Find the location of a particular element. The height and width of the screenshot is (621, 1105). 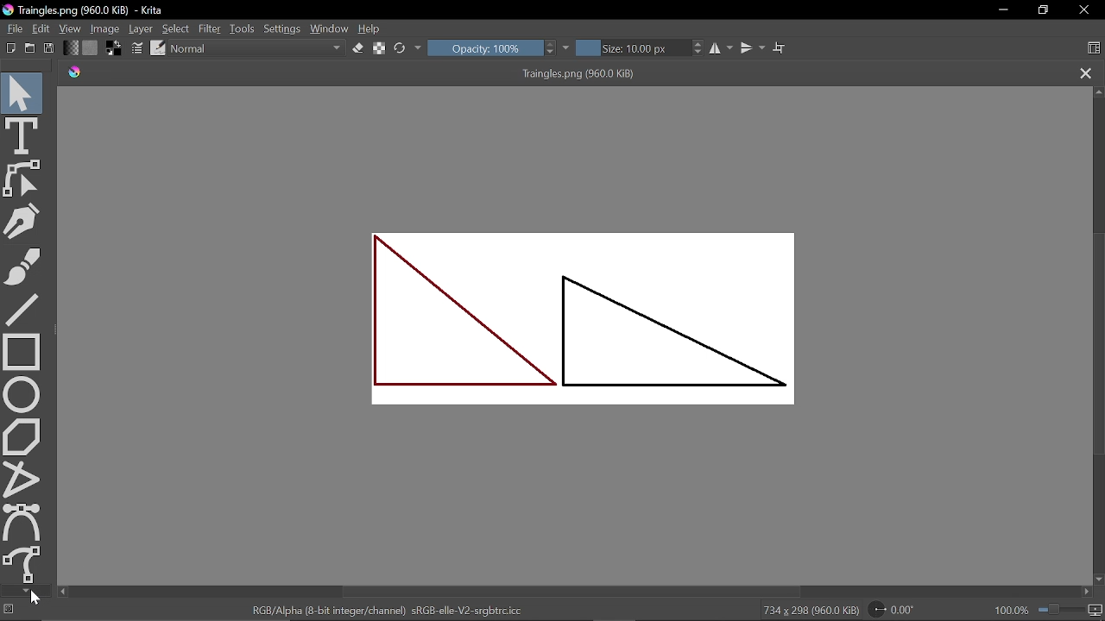

Edit brush settings is located at coordinates (138, 49).